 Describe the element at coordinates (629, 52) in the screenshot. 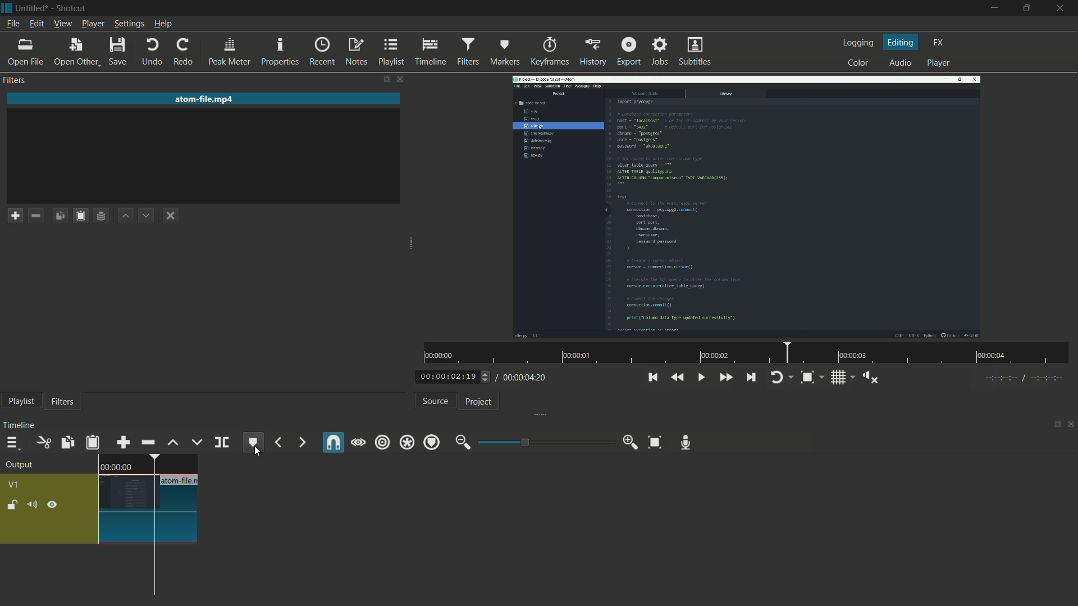

I see `export` at that location.